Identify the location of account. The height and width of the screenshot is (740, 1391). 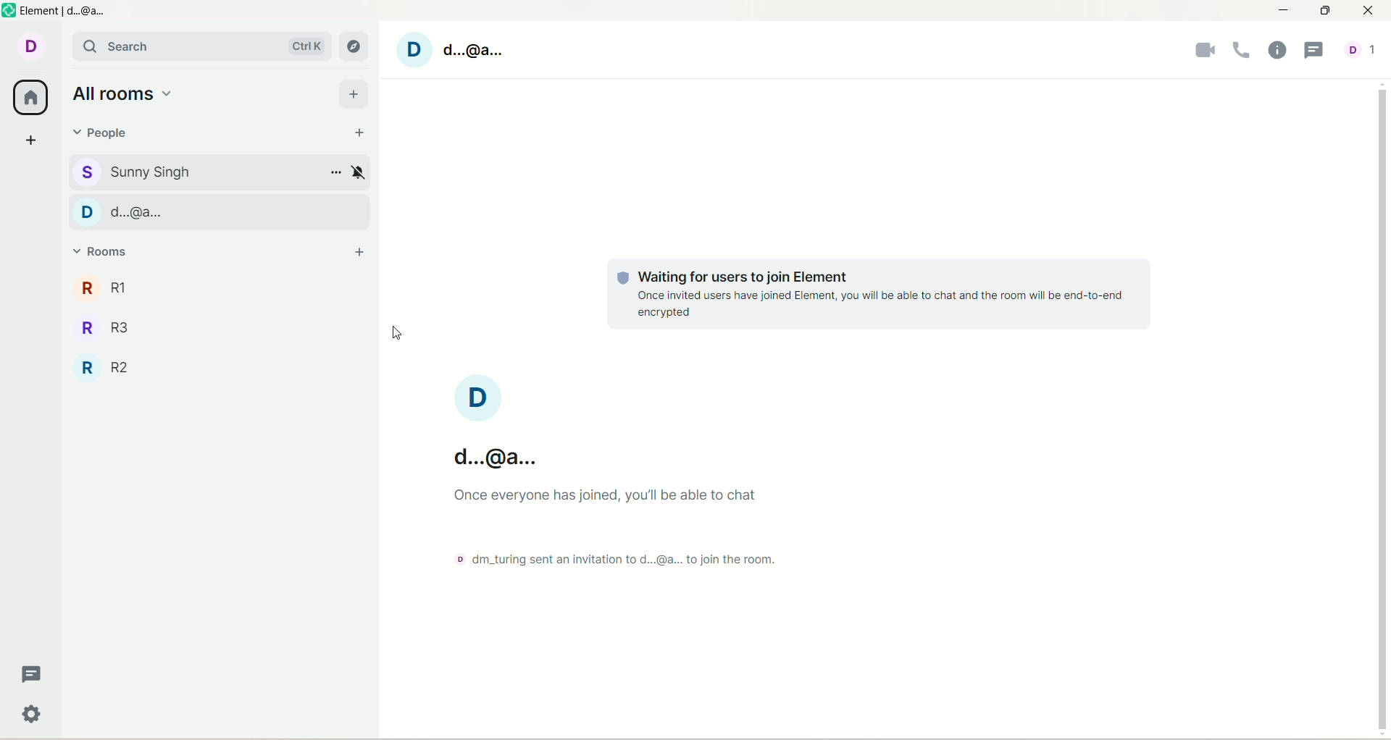
(28, 47).